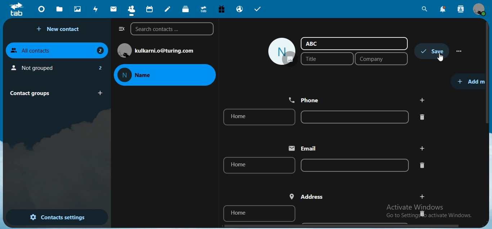 Image resolution: width=492 pixels, height=229 pixels. Describe the element at coordinates (56, 67) in the screenshot. I see `not grouped` at that location.